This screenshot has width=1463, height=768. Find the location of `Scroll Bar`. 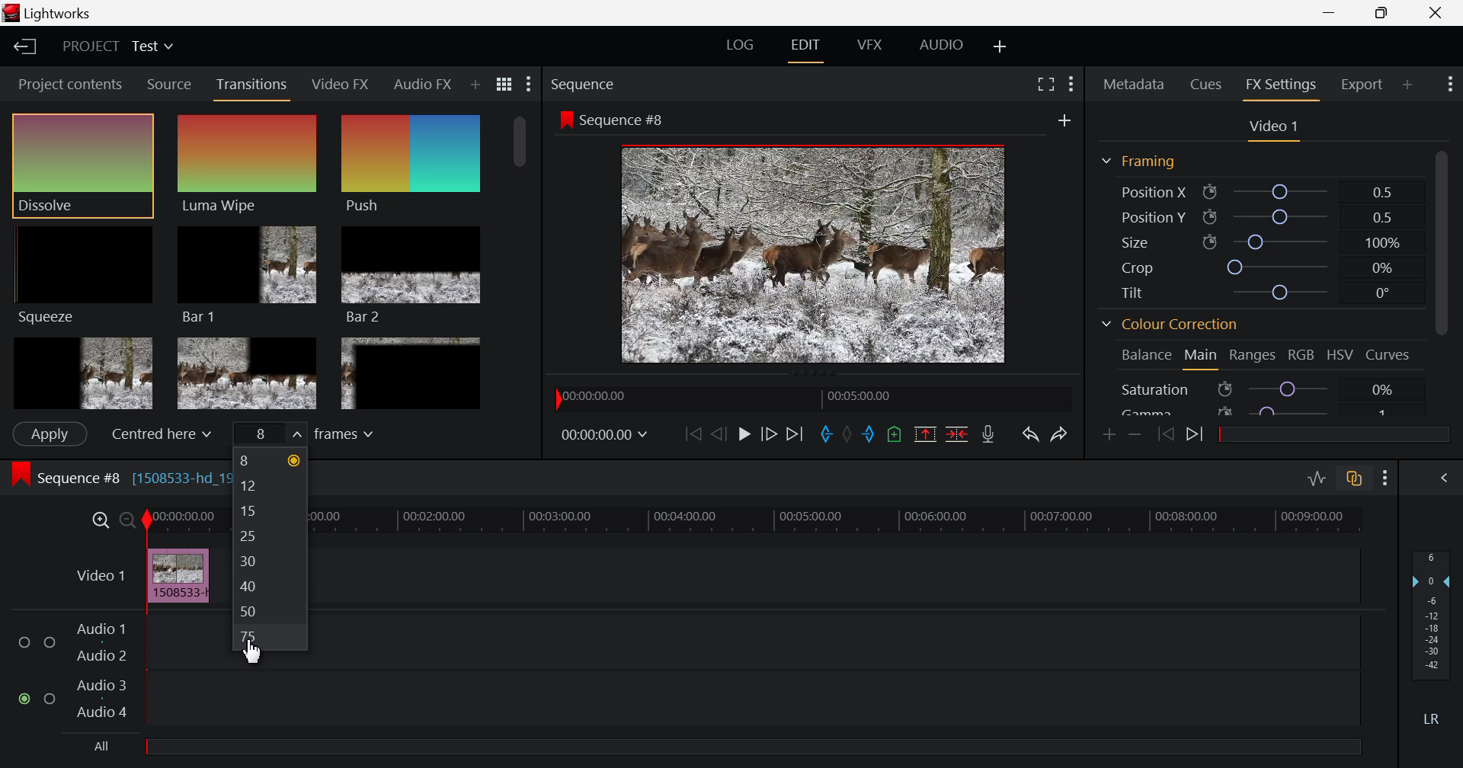

Scroll Bar is located at coordinates (518, 268).